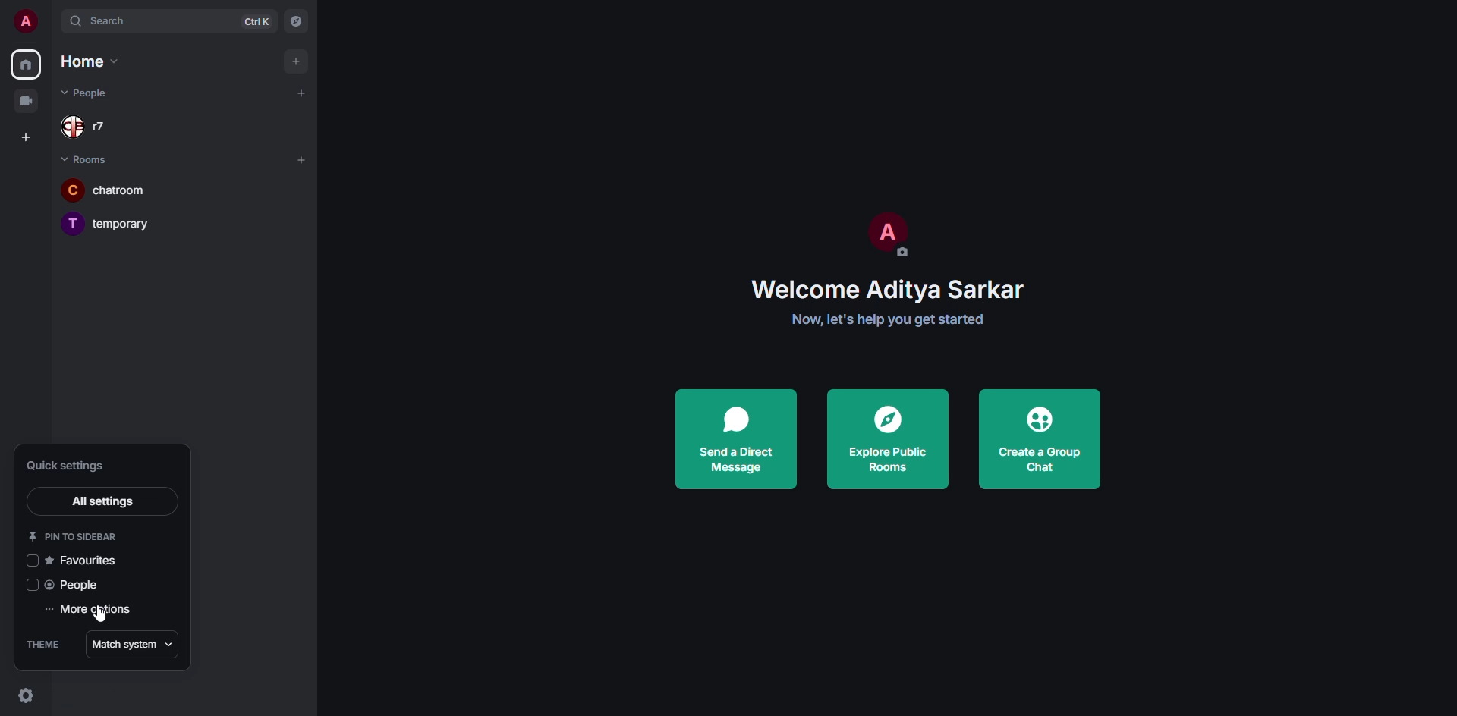 The width and height of the screenshot is (1457, 716). Describe the element at coordinates (87, 61) in the screenshot. I see `home` at that location.